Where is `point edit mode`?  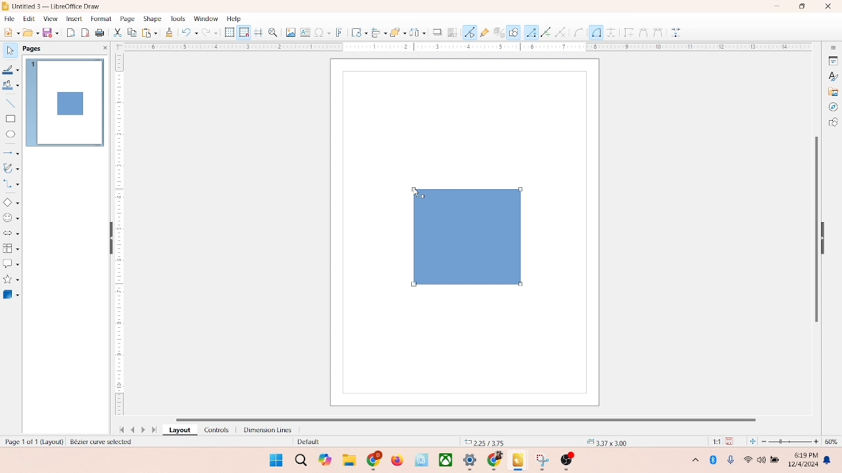
point edit mode is located at coordinates (470, 32).